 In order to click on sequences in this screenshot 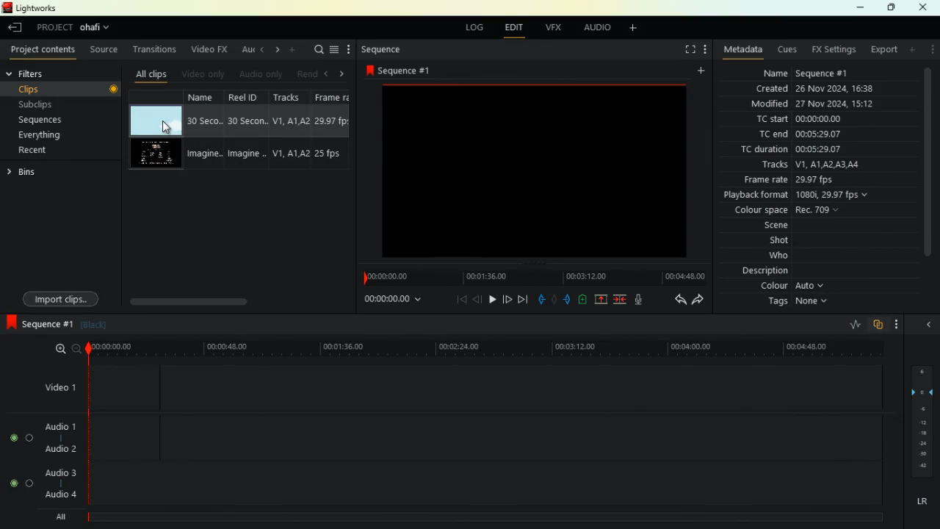, I will do `click(43, 119)`.